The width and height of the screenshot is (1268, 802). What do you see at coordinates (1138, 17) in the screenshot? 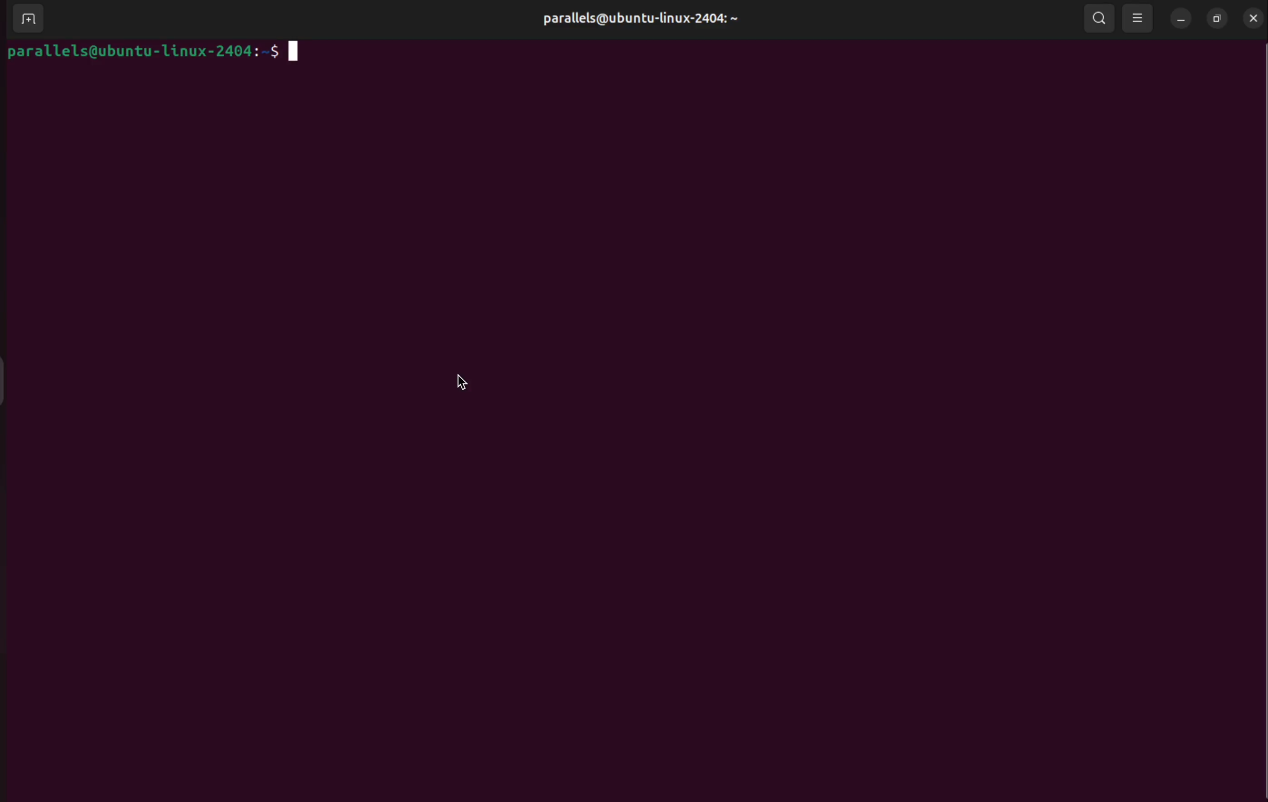
I see `view options` at bounding box center [1138, 17].